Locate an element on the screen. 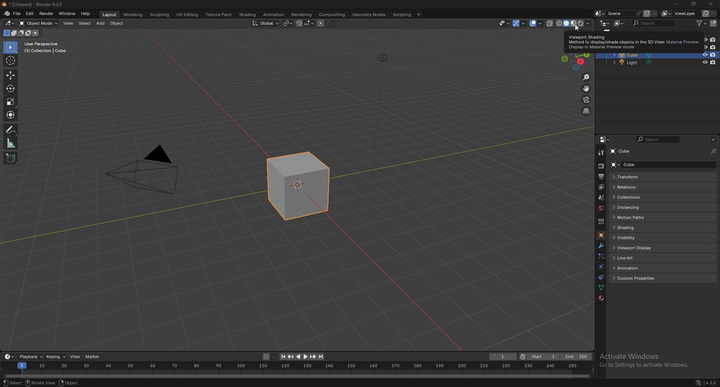  shading is located at coordinates (646, 227).